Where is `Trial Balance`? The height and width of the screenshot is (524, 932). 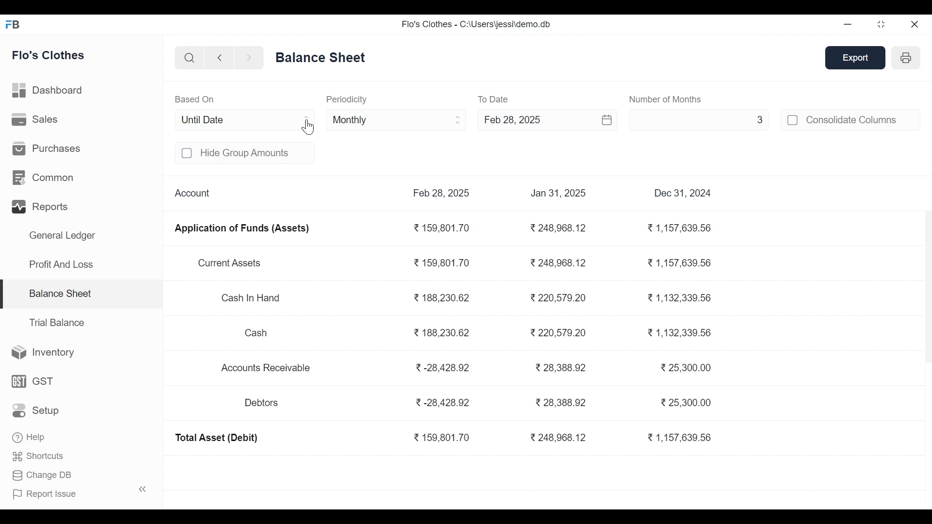
Trial Balance is located at coordinates (57, 323).